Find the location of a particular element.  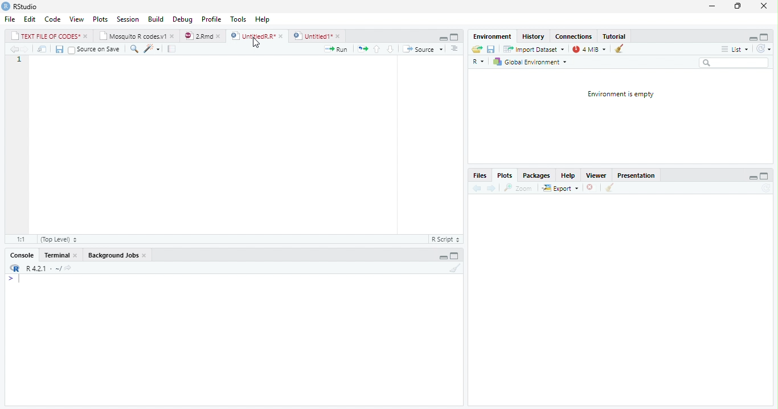

Packages is located at coordinates (535, 176).